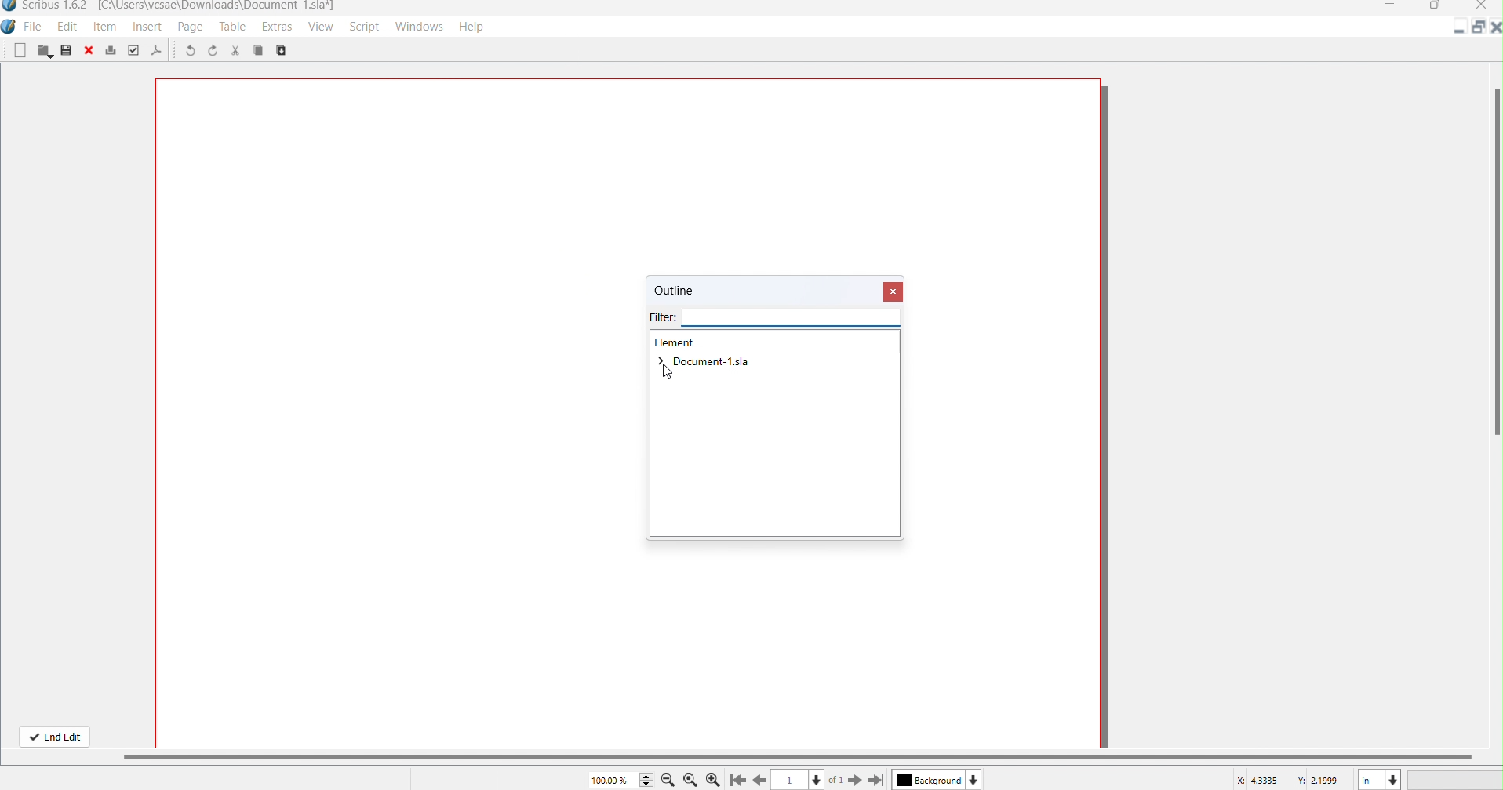  Describe the element at coordinates (54, 734) in the screenshot. I see `End Edit` at that location.